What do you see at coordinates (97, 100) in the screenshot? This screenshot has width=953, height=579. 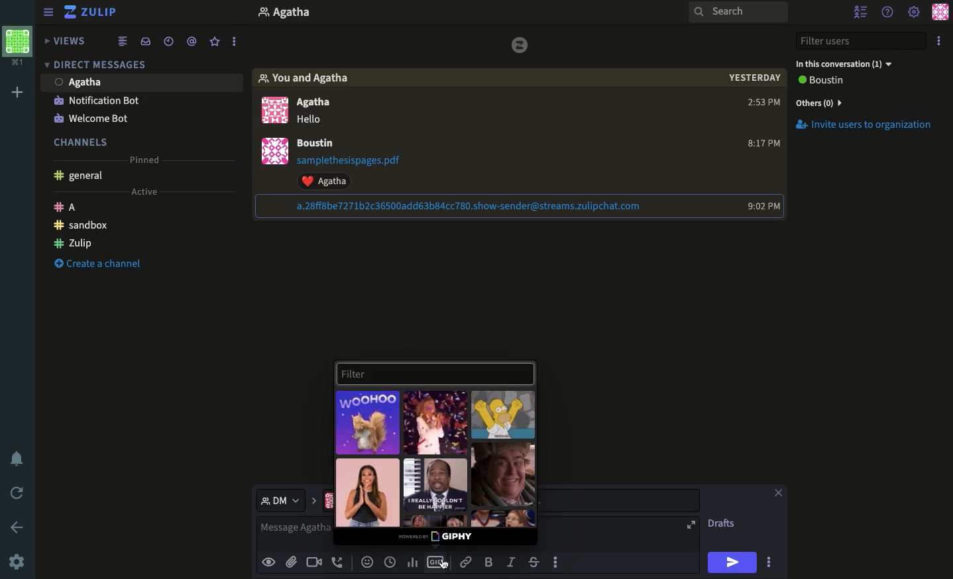 I see `Notification ` at bounding box center [97, 100].